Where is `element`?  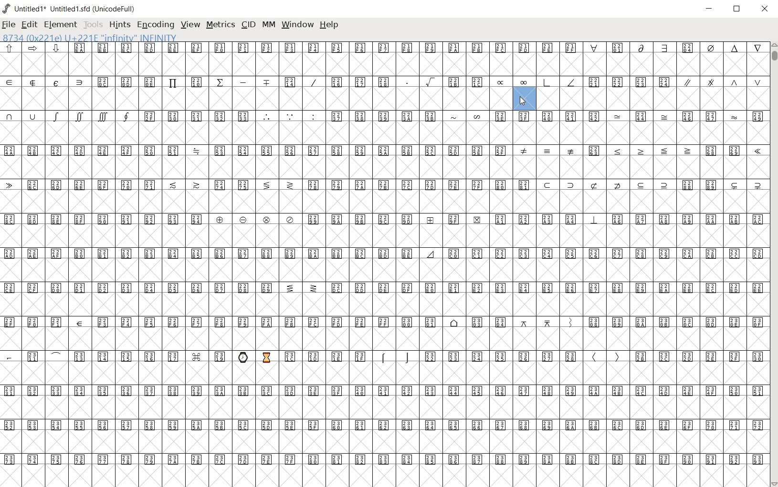
element is located at coordinates (61, 24).